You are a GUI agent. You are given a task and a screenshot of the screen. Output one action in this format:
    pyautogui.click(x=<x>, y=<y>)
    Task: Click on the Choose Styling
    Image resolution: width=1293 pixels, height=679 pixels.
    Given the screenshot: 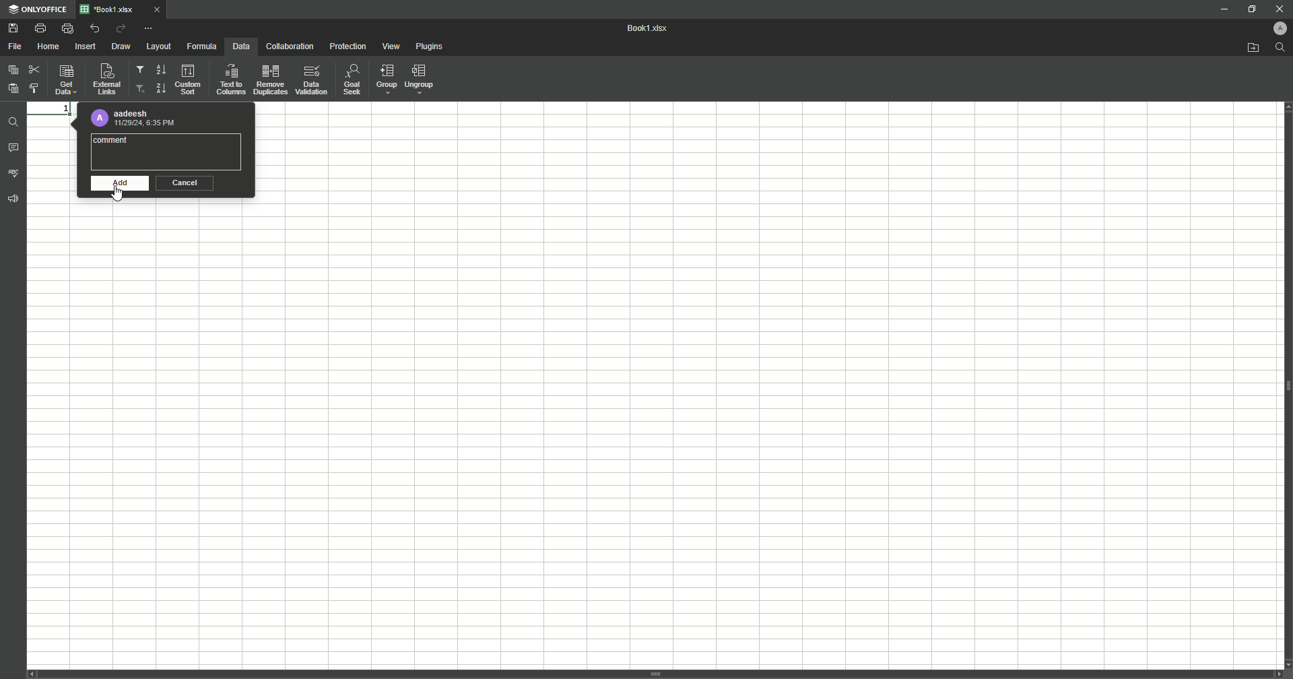 What is the action you would take?
    pyautogui.click(x=37, y=88)
    